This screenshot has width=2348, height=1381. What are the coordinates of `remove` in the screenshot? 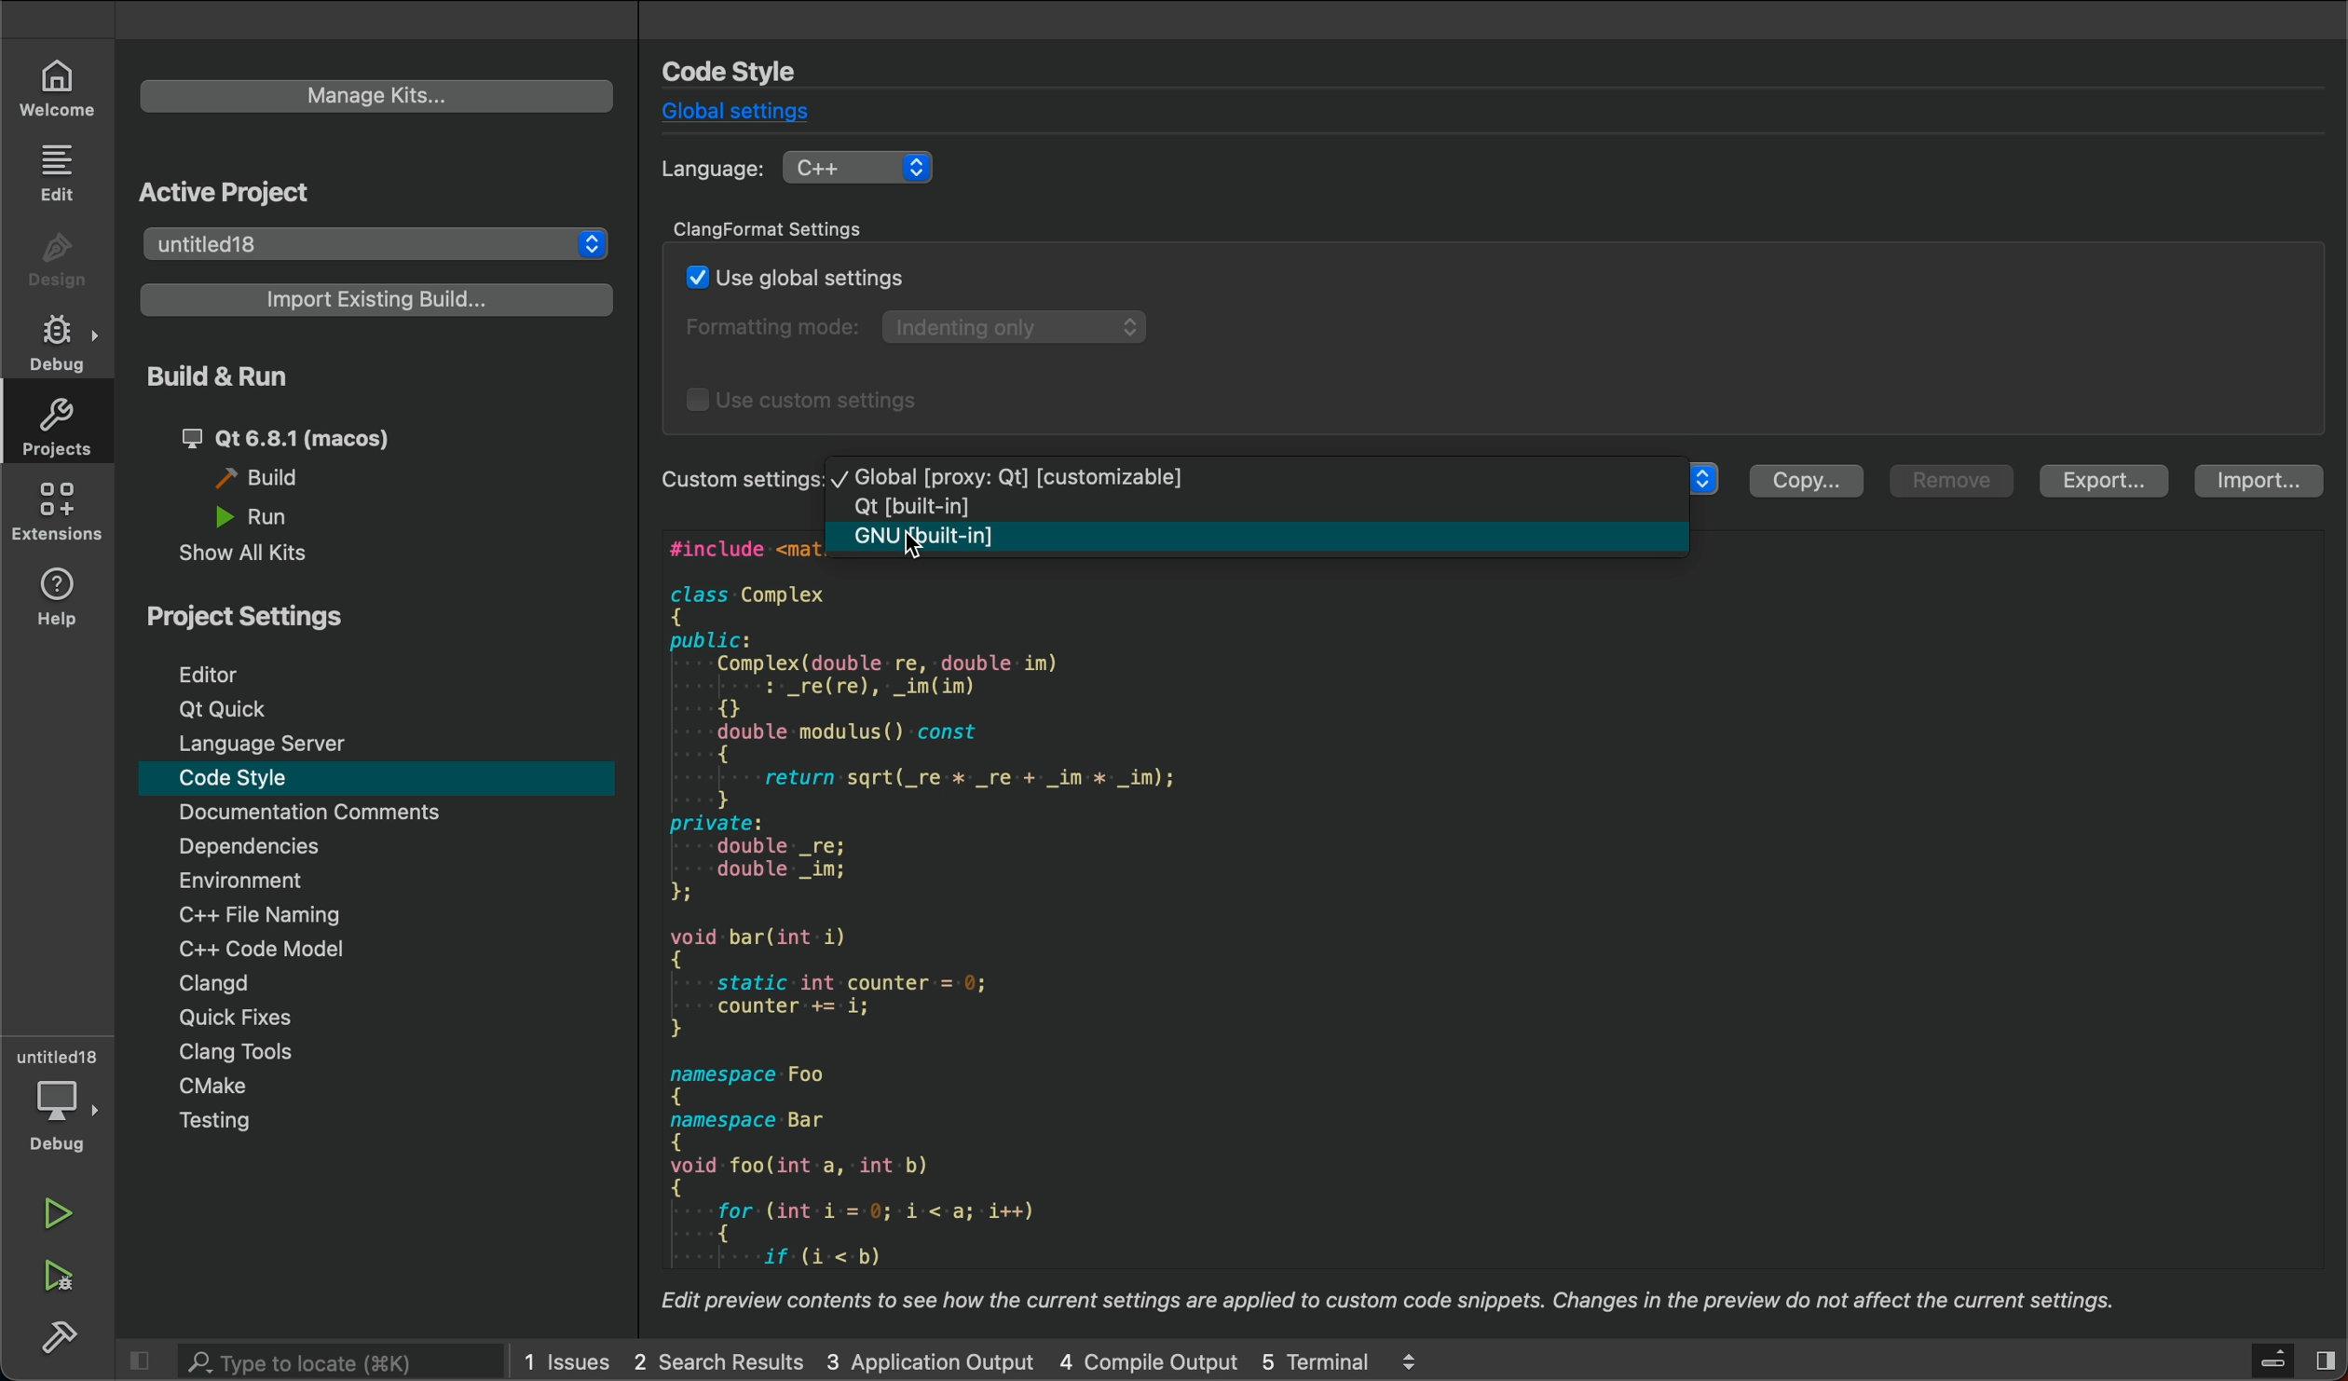 It's located at (1949, 481).